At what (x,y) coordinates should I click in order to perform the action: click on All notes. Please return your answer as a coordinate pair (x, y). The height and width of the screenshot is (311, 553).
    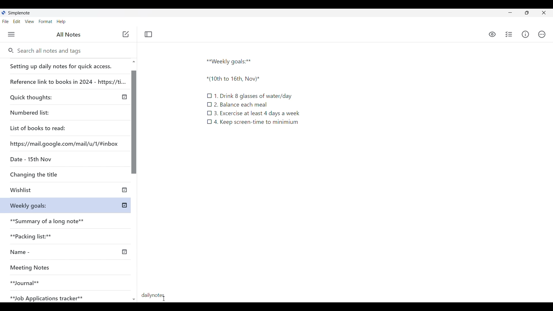
    Looking at the image, I should click on (69, 35).